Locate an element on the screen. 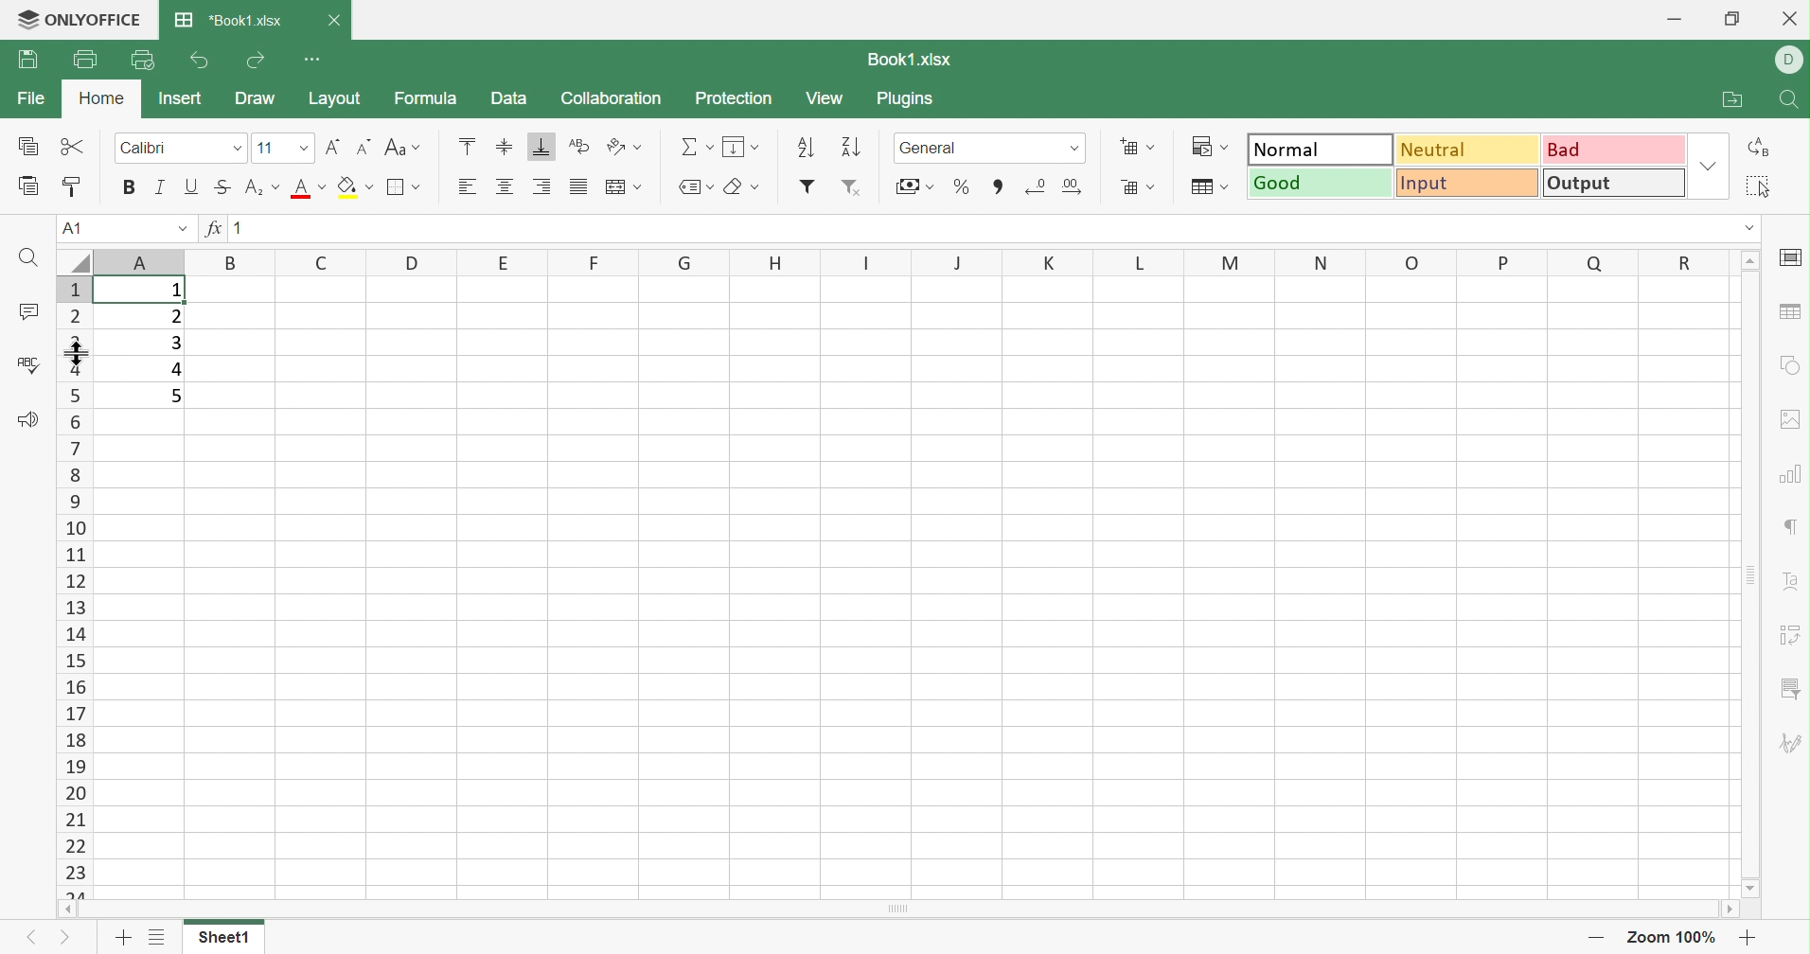 Image resolution: width=1810 pixels, height=954 pixels. Zoom 100% is located at coordinates (1675, 937).